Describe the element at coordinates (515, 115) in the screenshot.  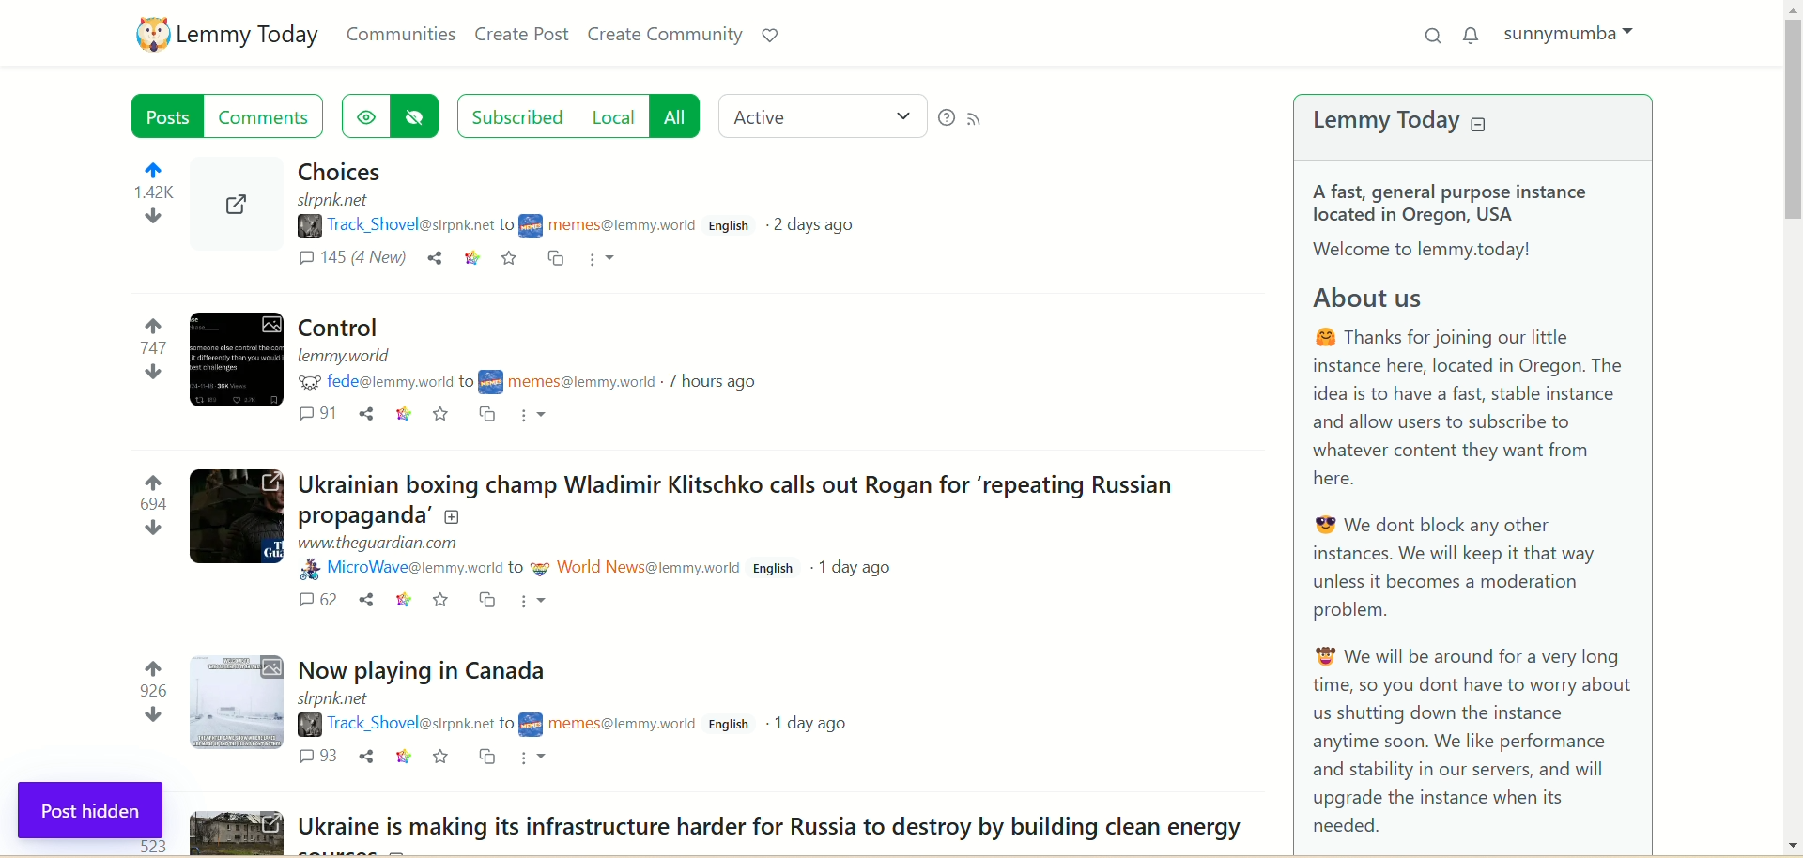
I see `subscribed` at that location.